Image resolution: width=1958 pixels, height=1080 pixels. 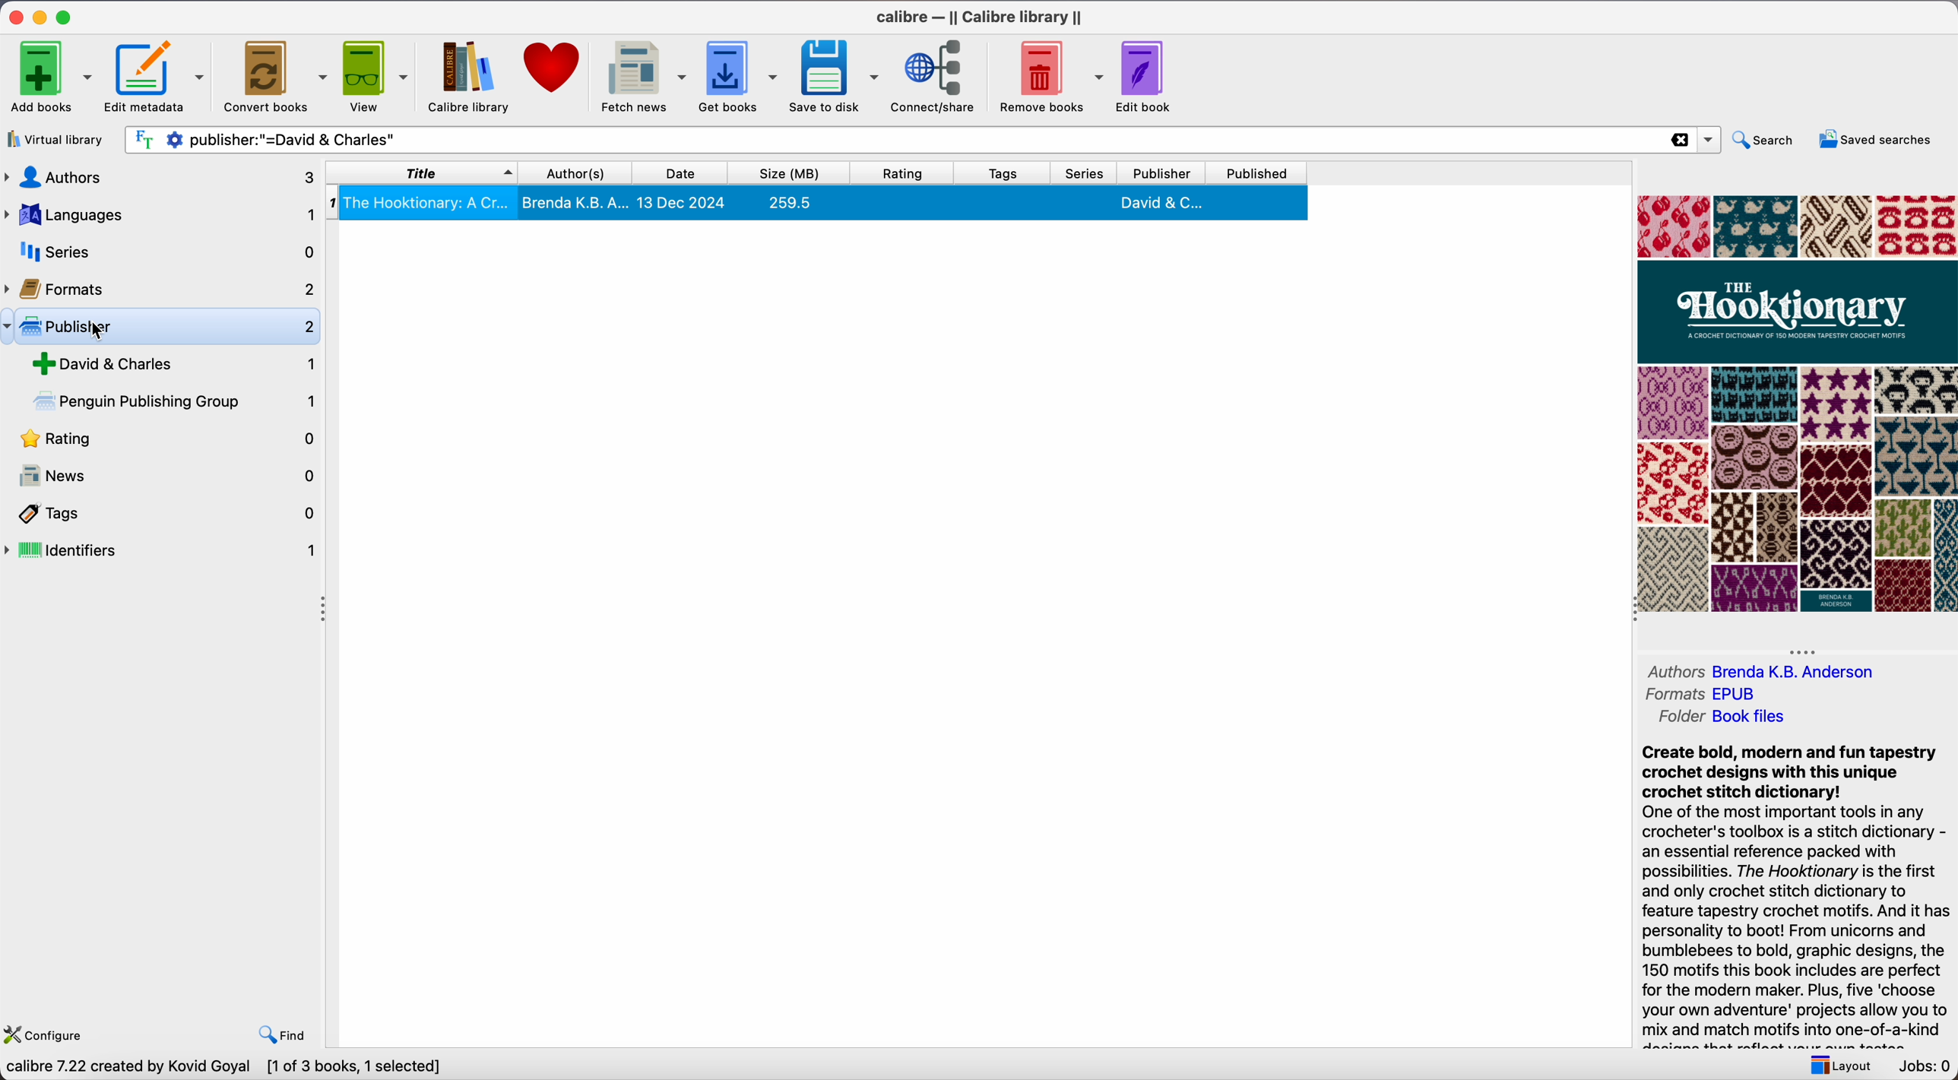 What do you see at coordinates (1874, 138) in the screenshot?
I see `saved searches` at bounding box center [1874, 138].